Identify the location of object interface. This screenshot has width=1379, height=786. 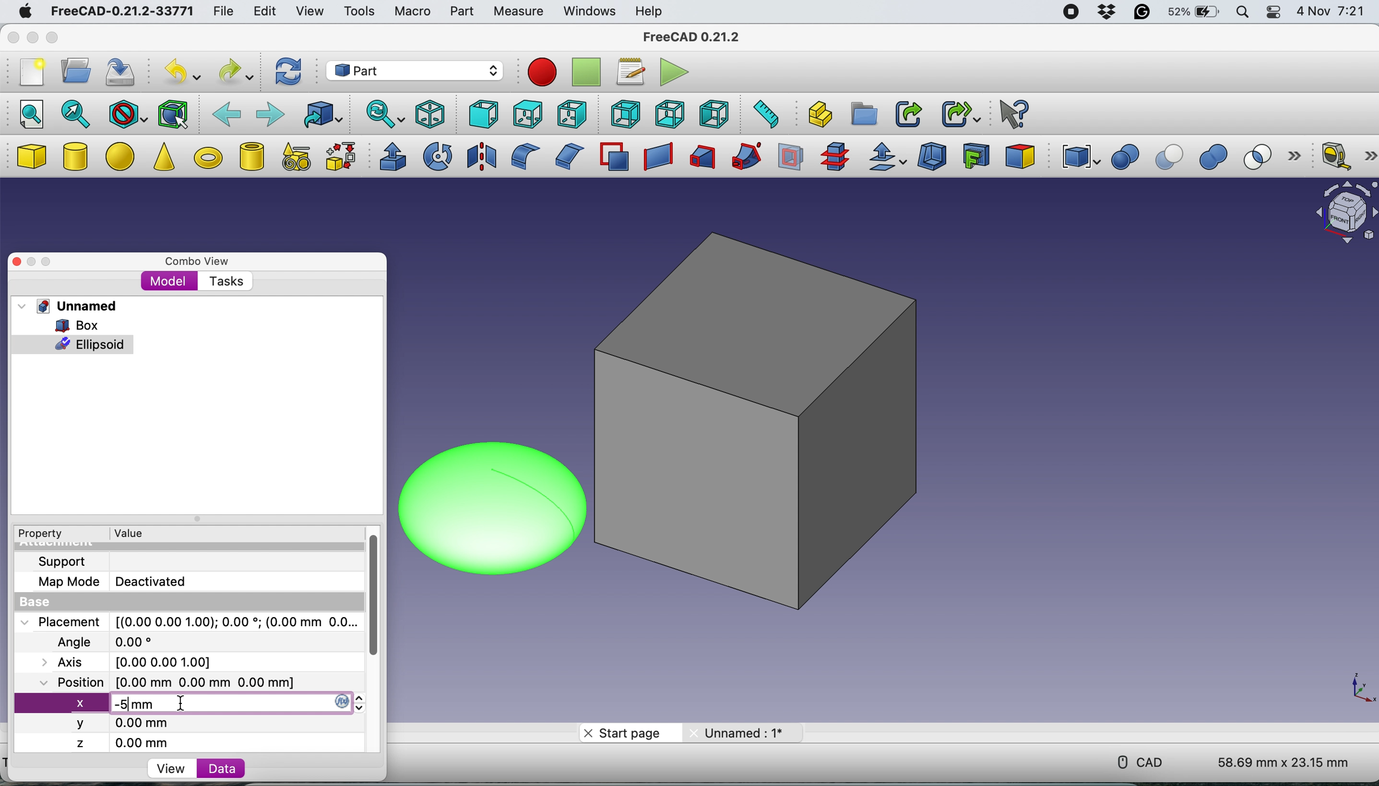
(1346, 214).